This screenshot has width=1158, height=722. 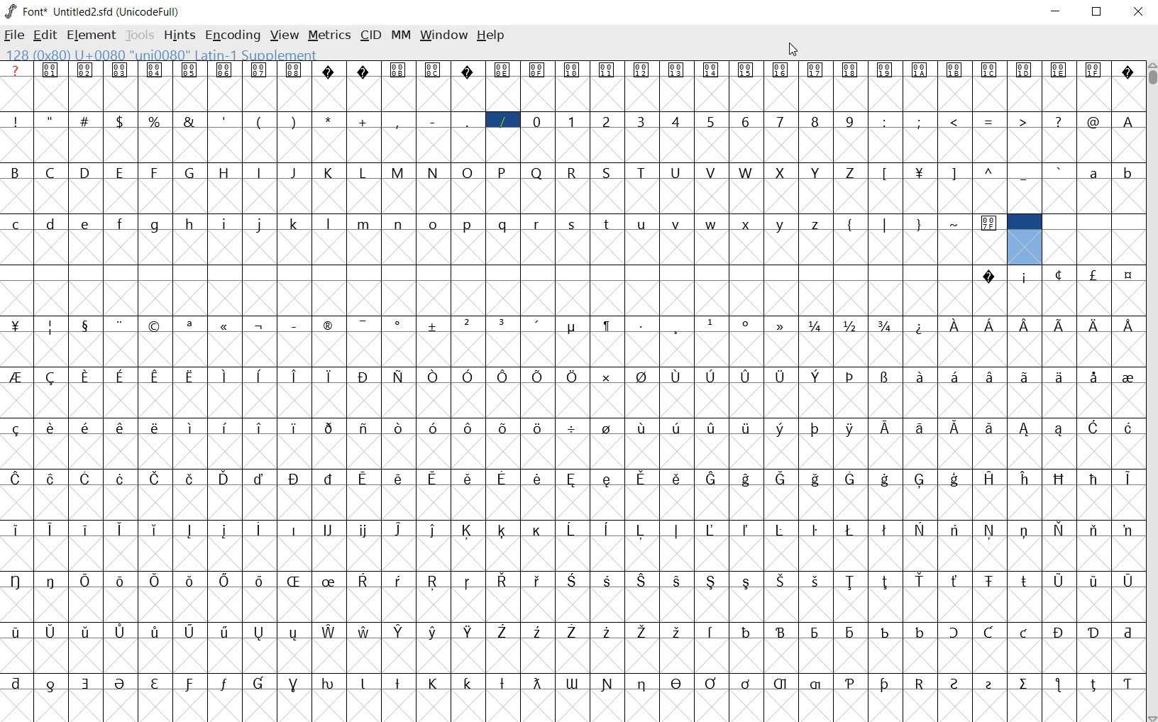 What do you see at coordinates (123, 581) in the screenshot?
I see `Symbol` at bounding box center [123, 581].